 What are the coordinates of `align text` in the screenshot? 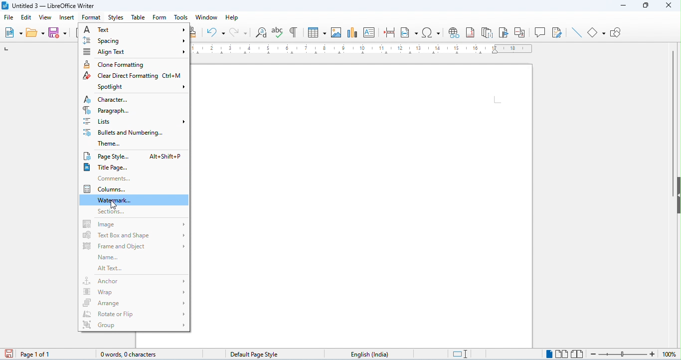 It's located at (135, 52).